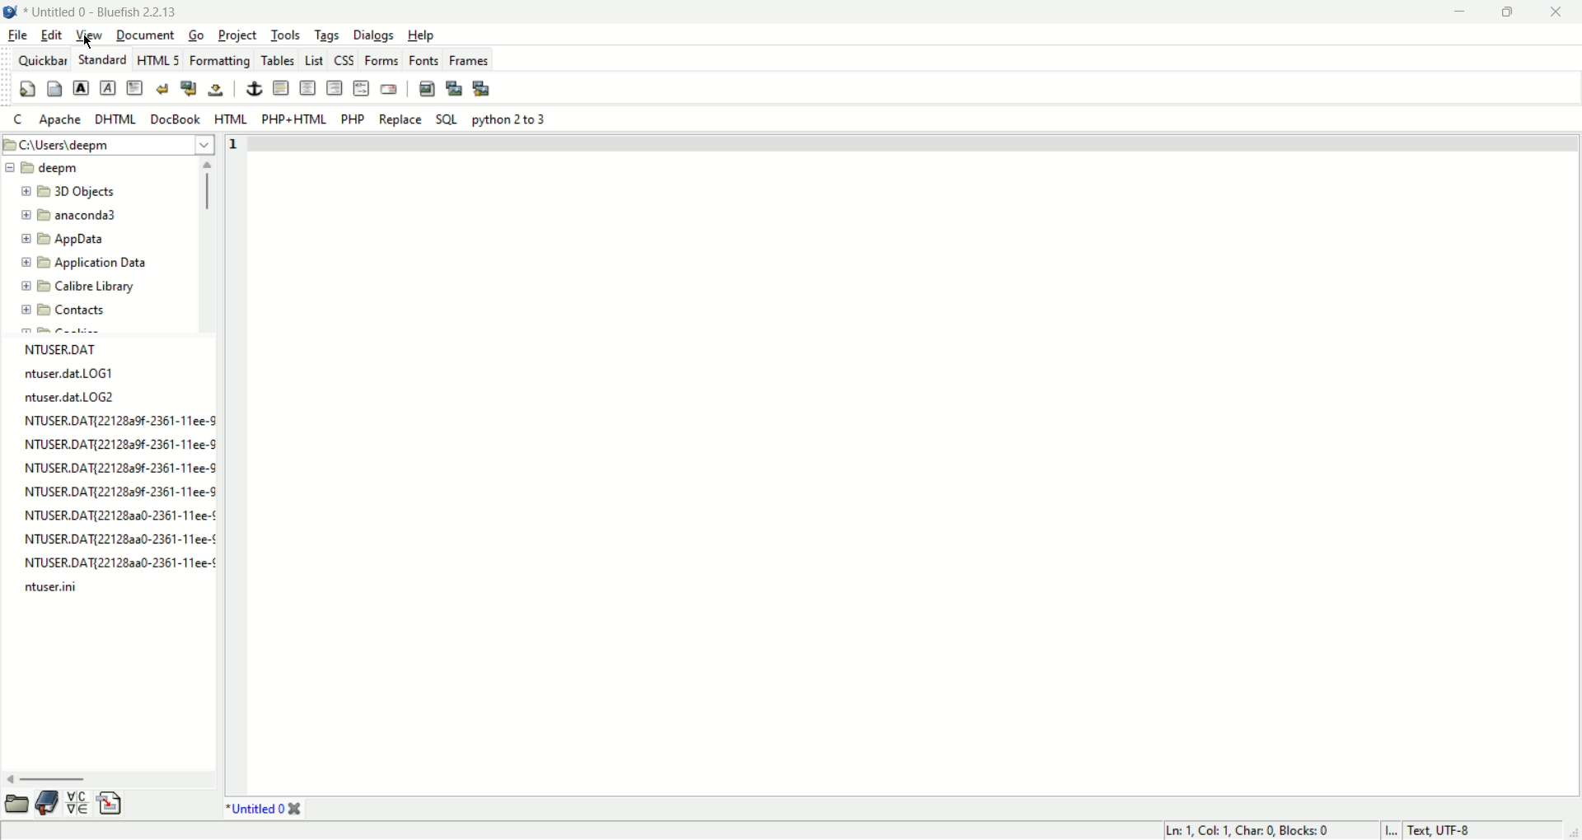 Image resolution: width=1582 pixels, height=840 pixels. Describe the element at coordinates (334, 87) in the screenshot. I see `right justify` at that location.